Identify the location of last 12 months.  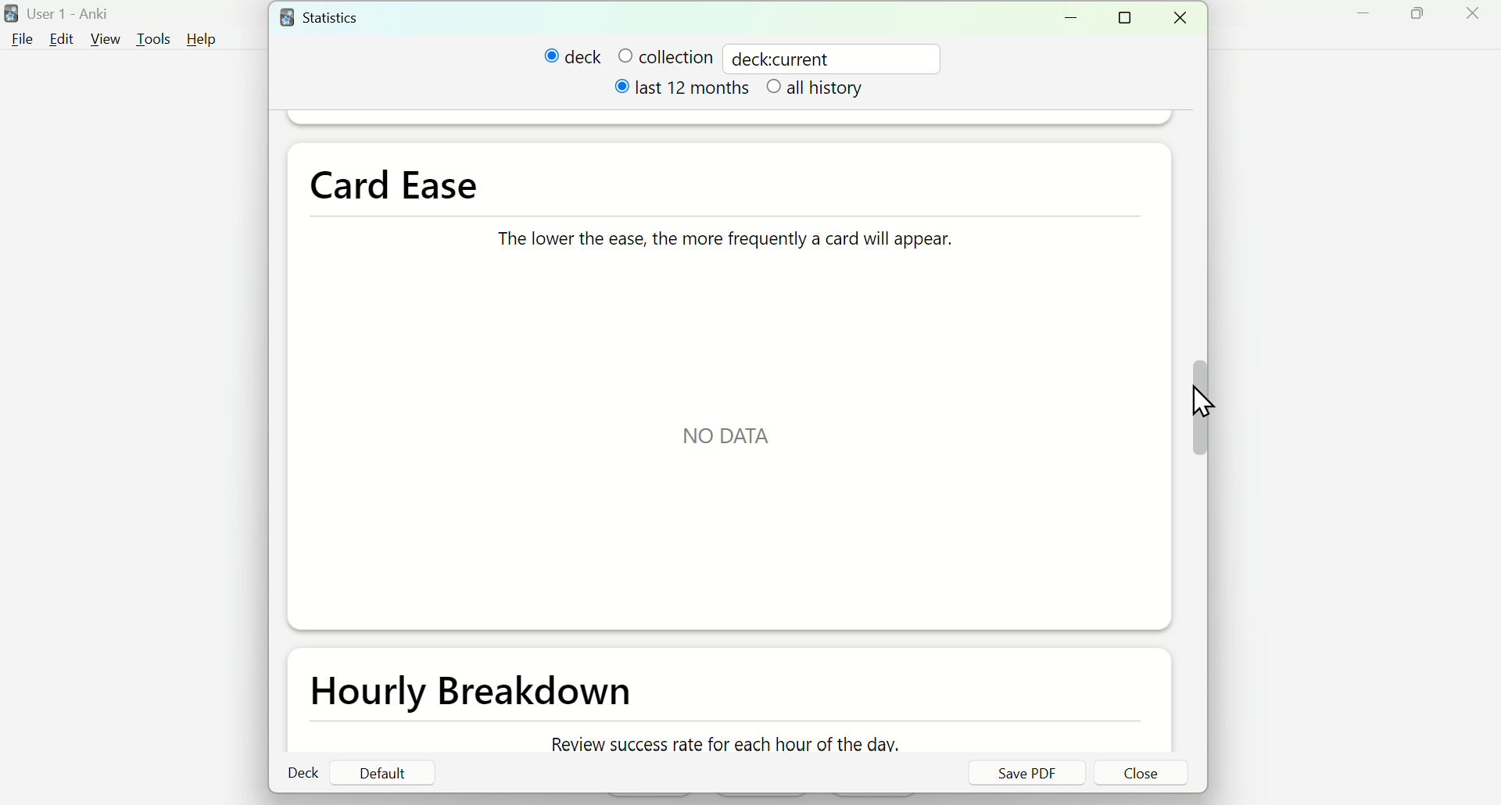
(684, 92).